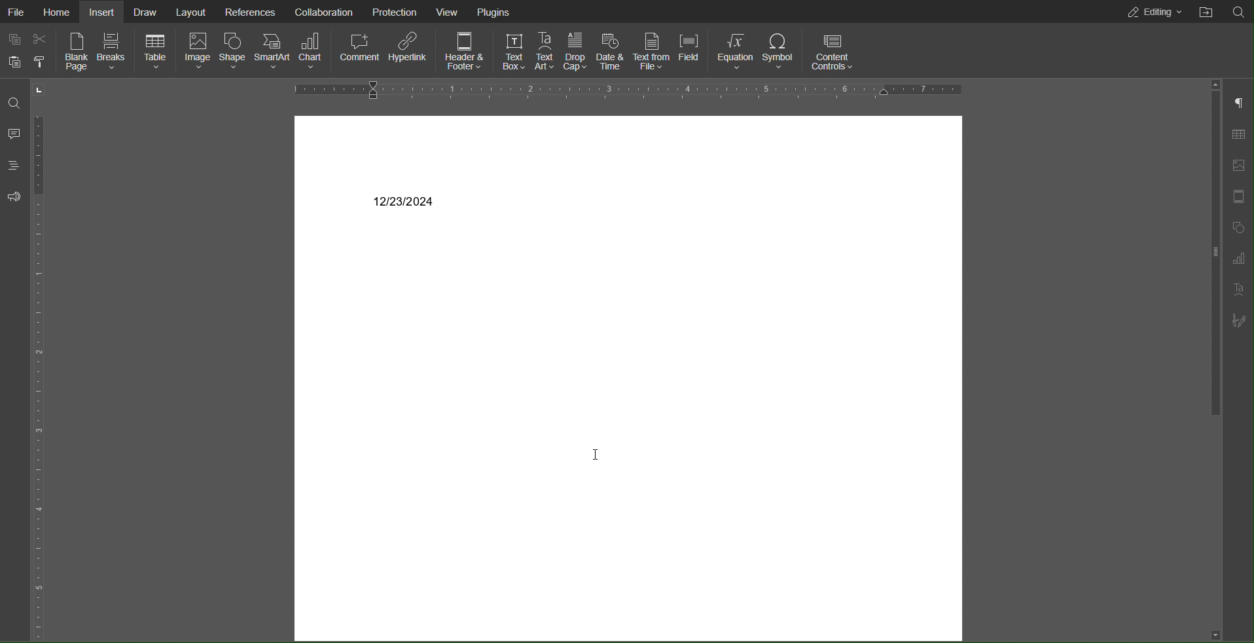  What do you see at coordinates (1153, 12) in the screenshot?
I see `Editing ` at bounding box center [1153, 12].